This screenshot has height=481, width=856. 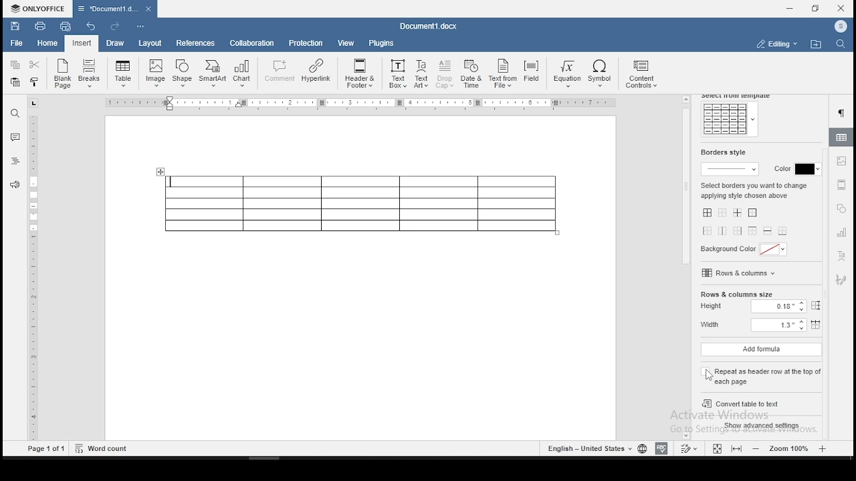 I want to click on show advanced settings, so click(x=764, y=426).